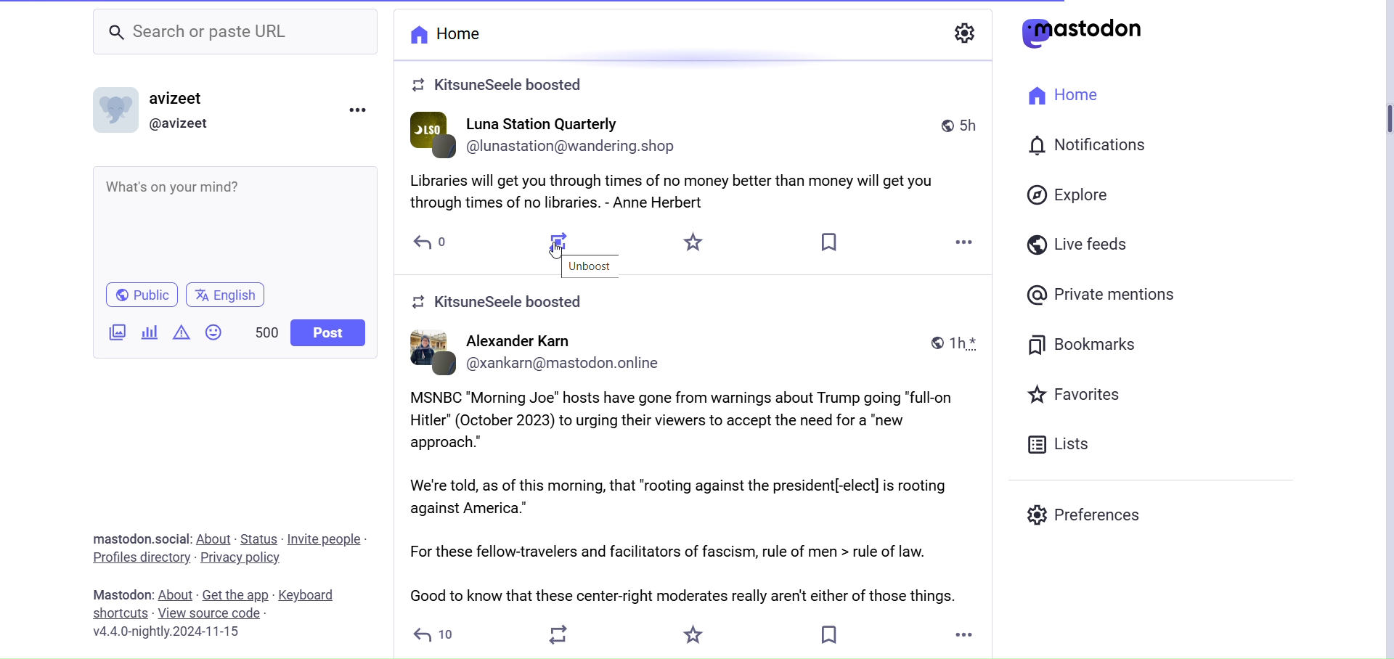  I want to click on Add Content Warning, so click(181, 332).